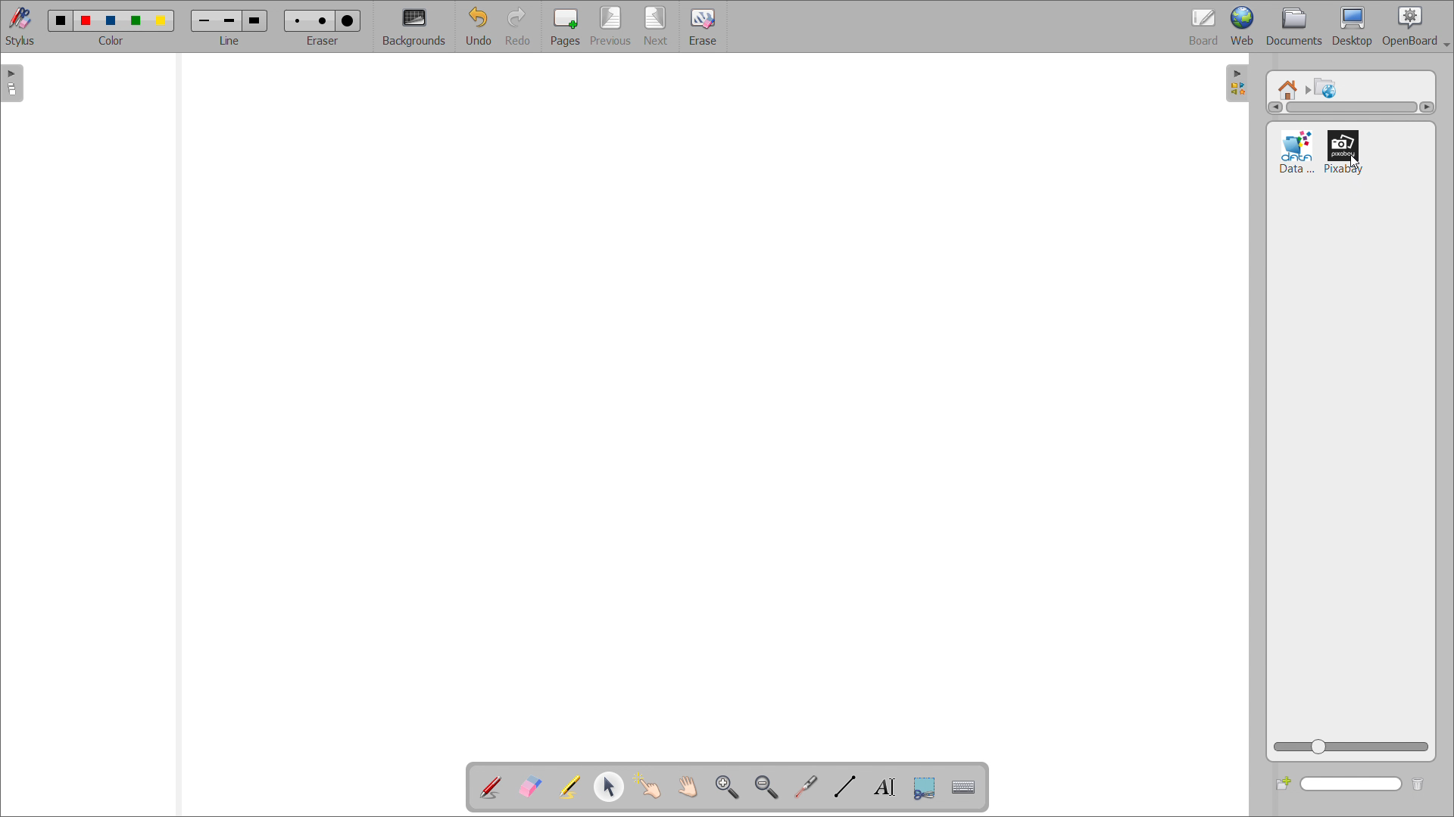  I want to click on add pages, so click(565, 26).